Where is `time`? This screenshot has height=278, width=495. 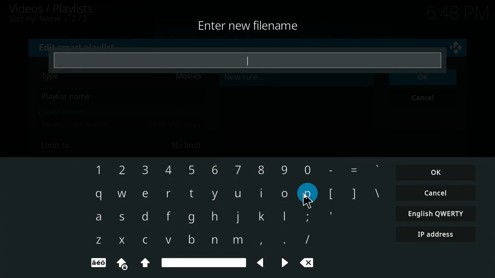 time is located at coordinates (456, 13).